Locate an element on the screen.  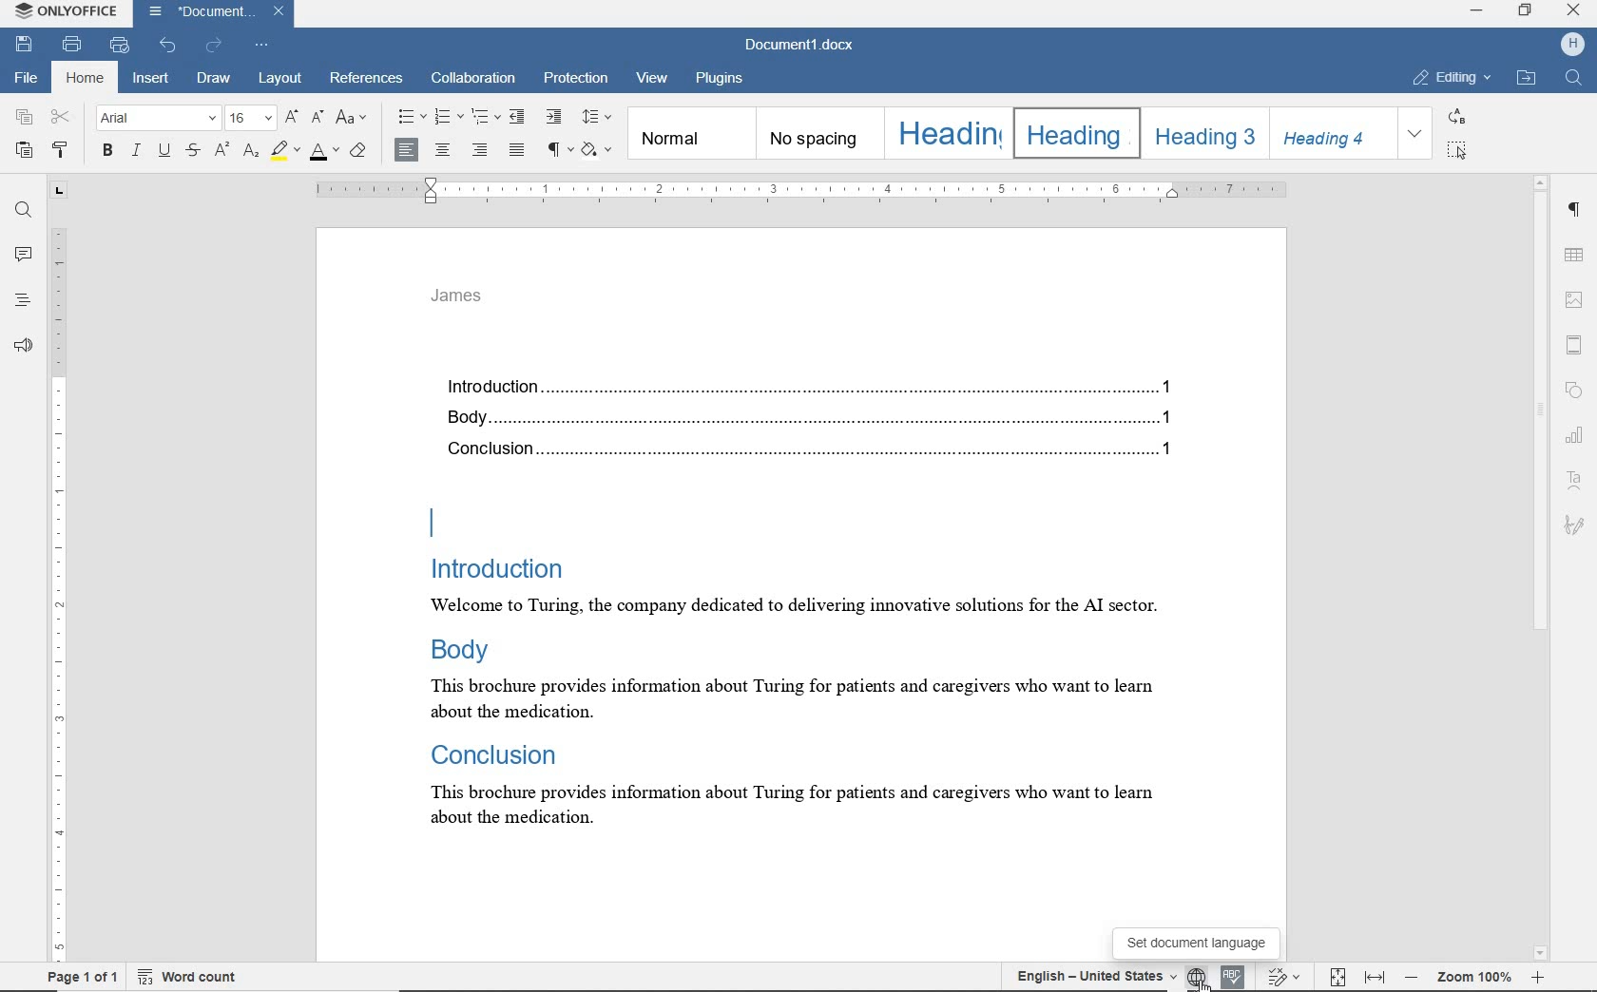
increase indent is located at coordinates (552, 115).